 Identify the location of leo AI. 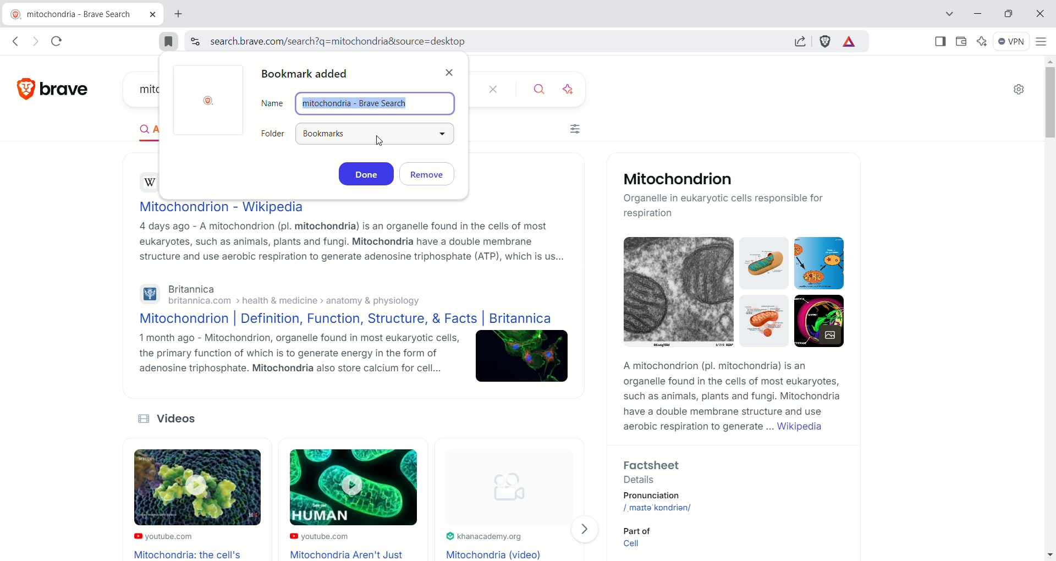
(985, 41).